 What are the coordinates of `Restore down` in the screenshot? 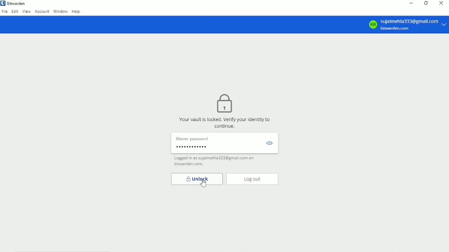 It's located at (427, 3).